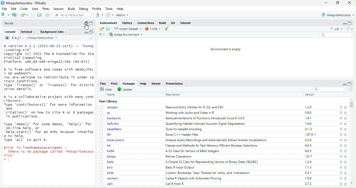  What do you see at coordinates (6, 15) in the screenshot?
I see `New file` at bounding box center [6, 15].